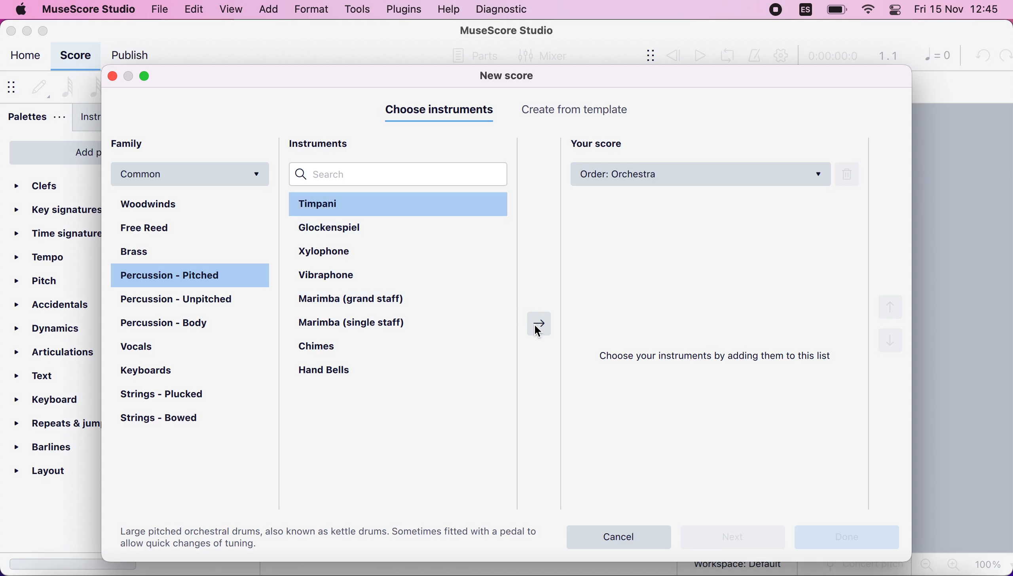 This screenshot has height=576, width=1013. Describe the element at coordinates (934, 57) in the screenshot. I see `0` at that location.